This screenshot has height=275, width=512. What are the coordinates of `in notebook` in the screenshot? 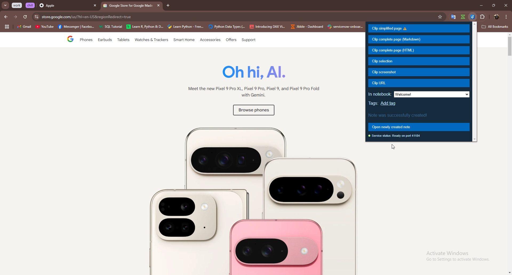 It's located at (380, 94).